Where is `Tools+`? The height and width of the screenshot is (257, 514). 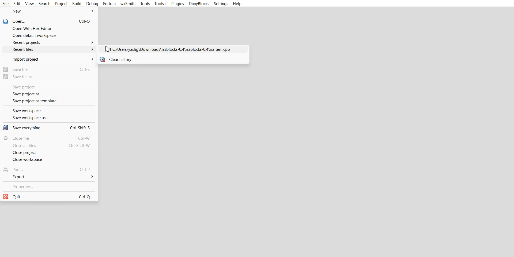 Tools+ is located at coordinates (160, 4).